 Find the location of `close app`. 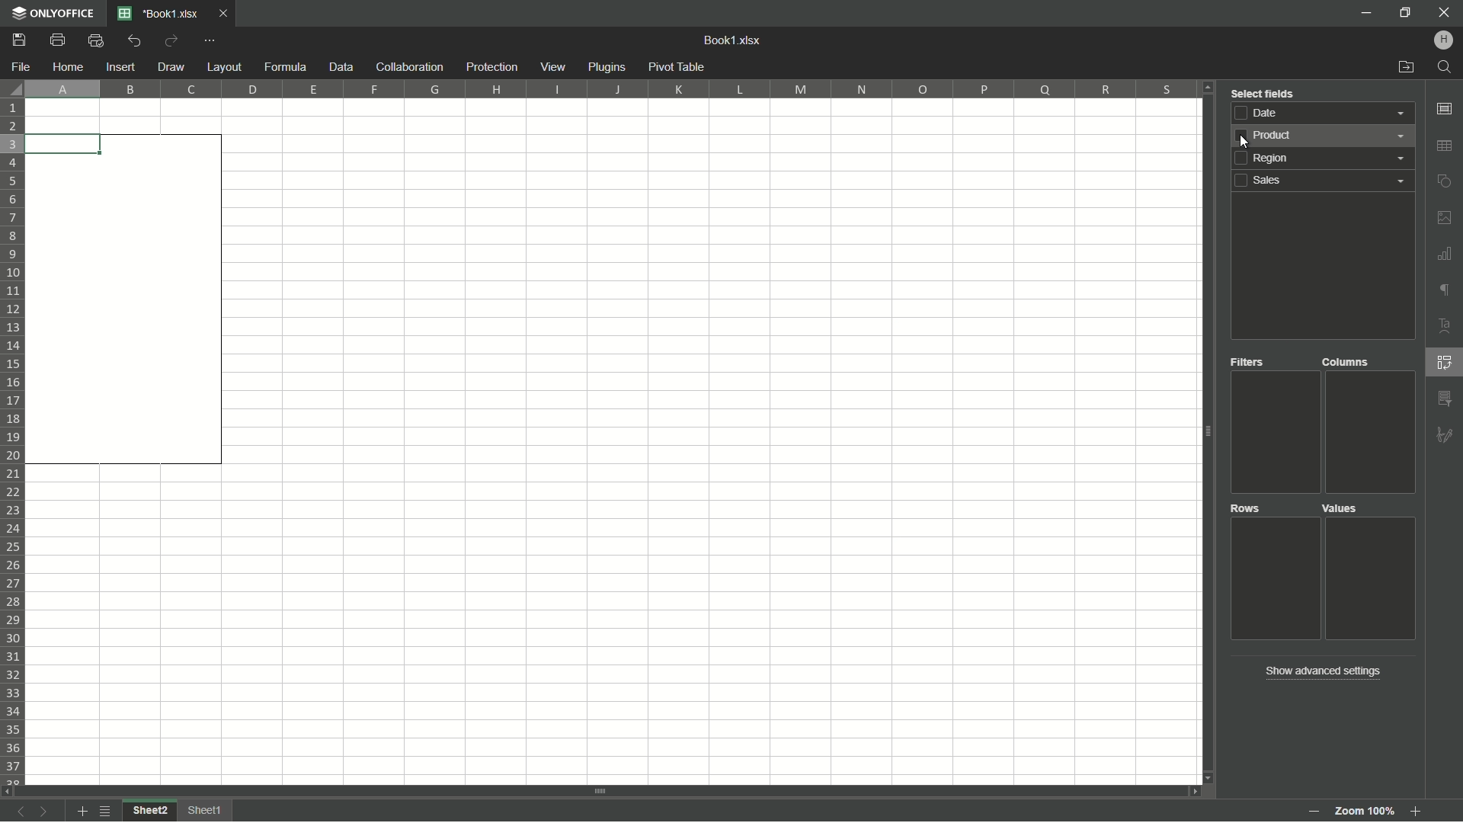

close app is located at coordinates (1444, 13).